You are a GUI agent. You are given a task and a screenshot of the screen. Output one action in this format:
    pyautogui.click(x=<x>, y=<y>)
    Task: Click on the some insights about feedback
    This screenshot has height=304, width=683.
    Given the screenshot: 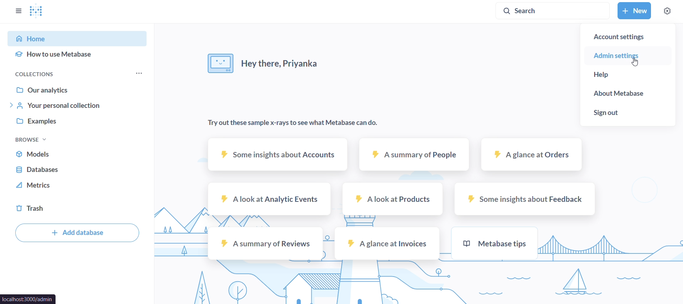 What is the action you would take?
    pyautogui.click(x=525, y=198)
    